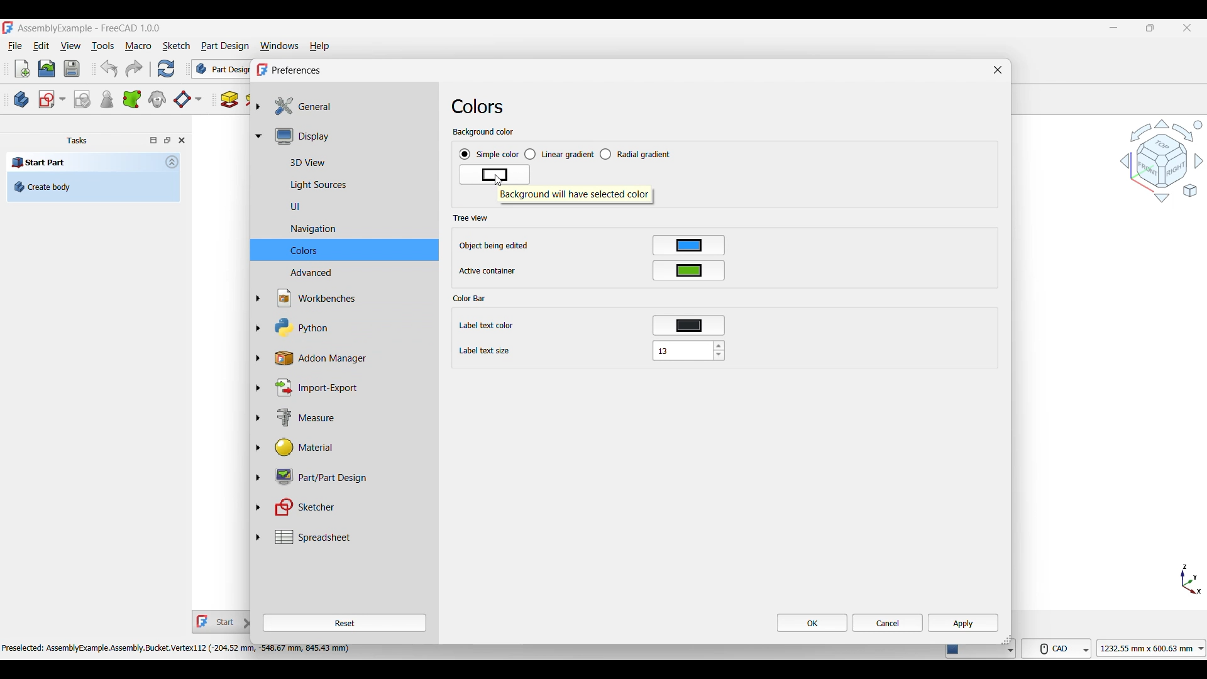  What do you see at coordinates (495, 175) in the screenshot?
I see `Change color options` at bounding box center [495, 175].